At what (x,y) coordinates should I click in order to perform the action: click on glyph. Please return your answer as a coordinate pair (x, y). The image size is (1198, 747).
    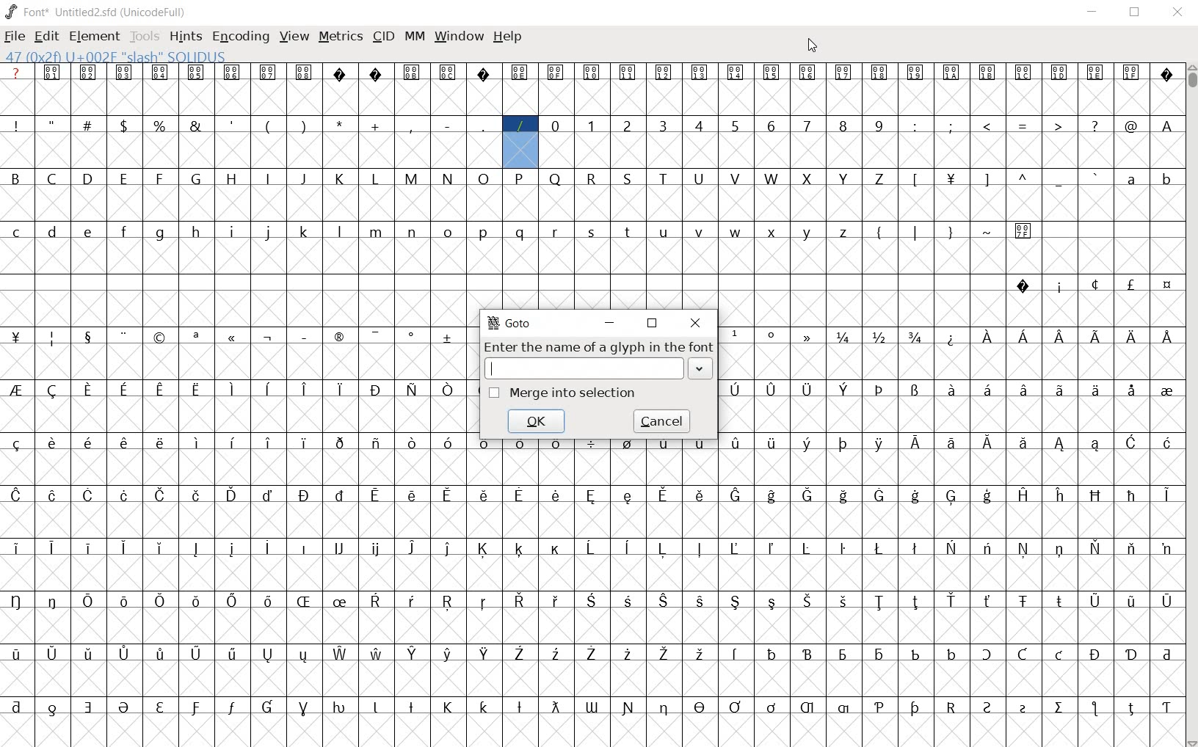
    Looking at the image, I should click on (662, 549).